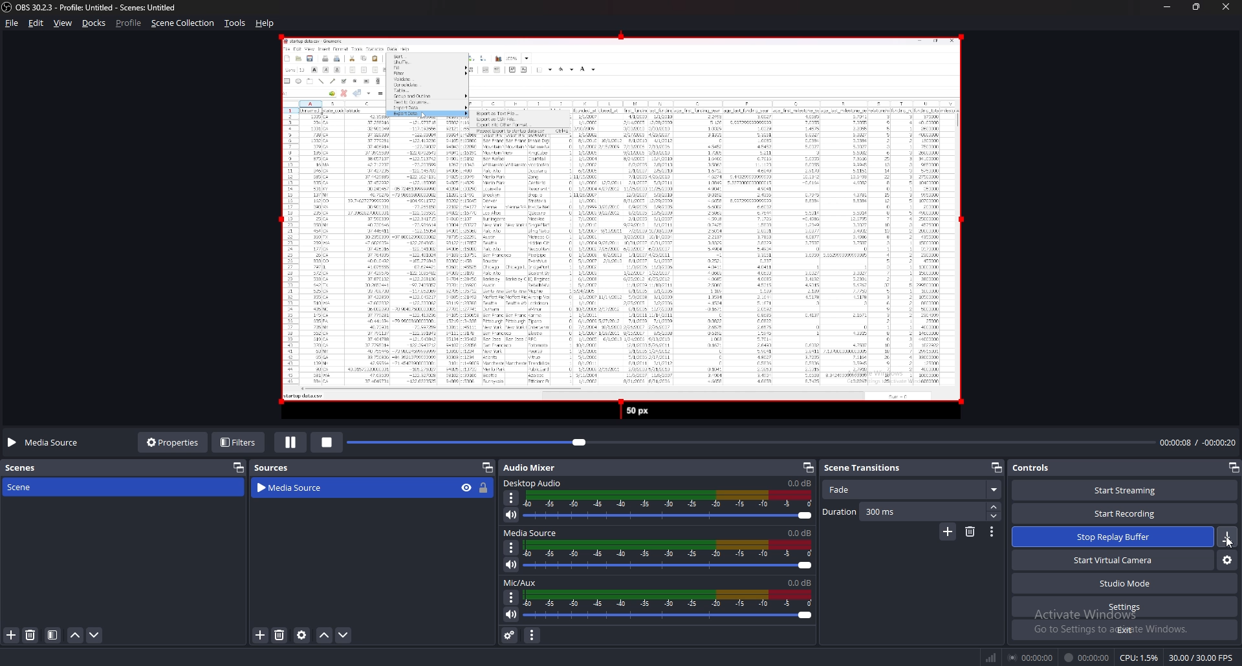 This screenshot has width=1242, height=666. Describe the element at coordinates (512, 515) in the screenshot. I see `mute` at that location.